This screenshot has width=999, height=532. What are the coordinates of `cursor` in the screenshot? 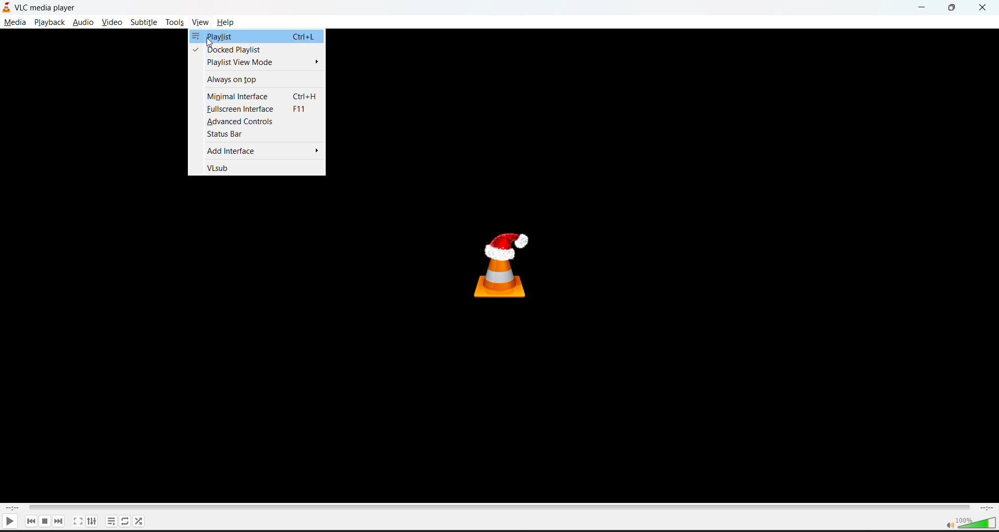 It's located at (210, 43).